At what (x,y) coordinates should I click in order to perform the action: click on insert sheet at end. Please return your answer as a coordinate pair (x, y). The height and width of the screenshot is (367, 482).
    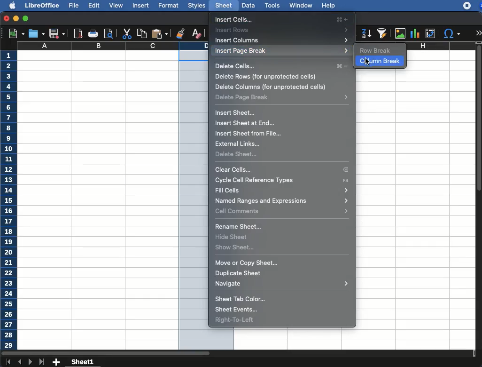
    Looking at the image, I should click on (246, 123).